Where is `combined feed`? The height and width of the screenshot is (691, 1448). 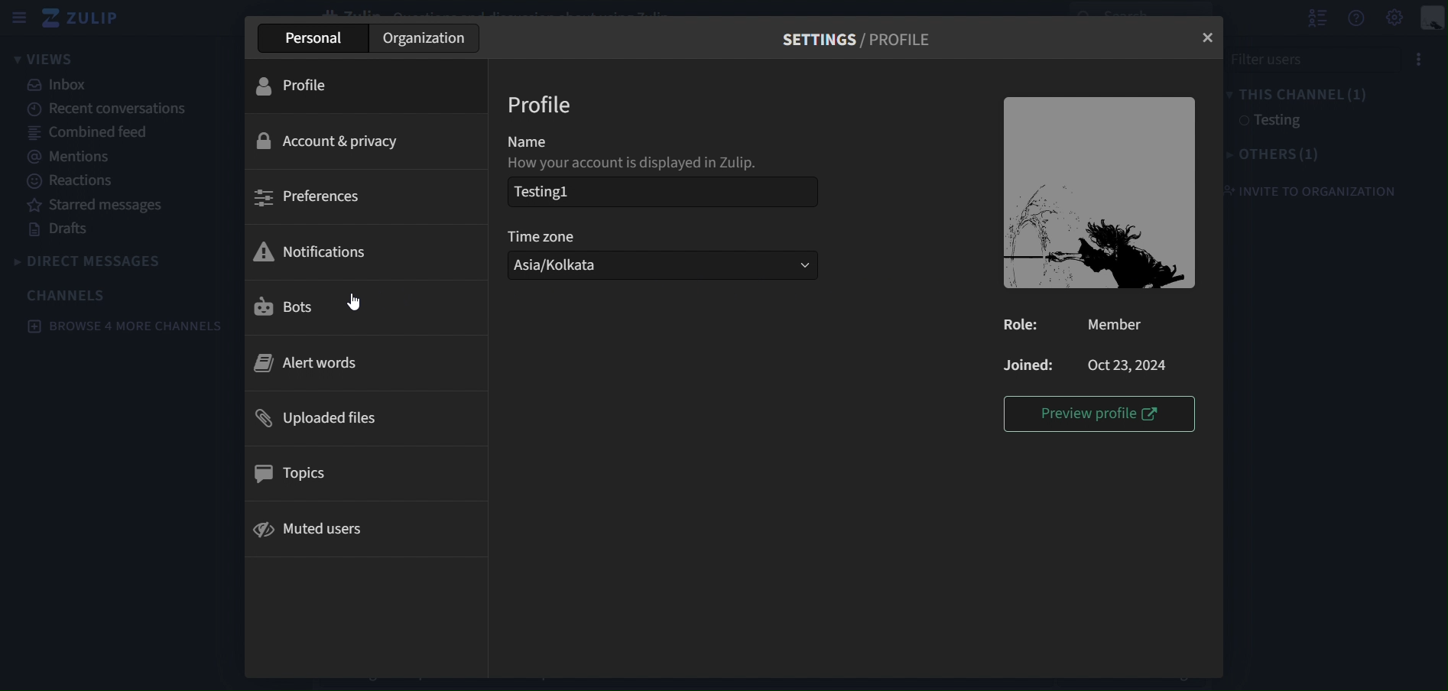
combined feed is located at coordinates (89, 135).